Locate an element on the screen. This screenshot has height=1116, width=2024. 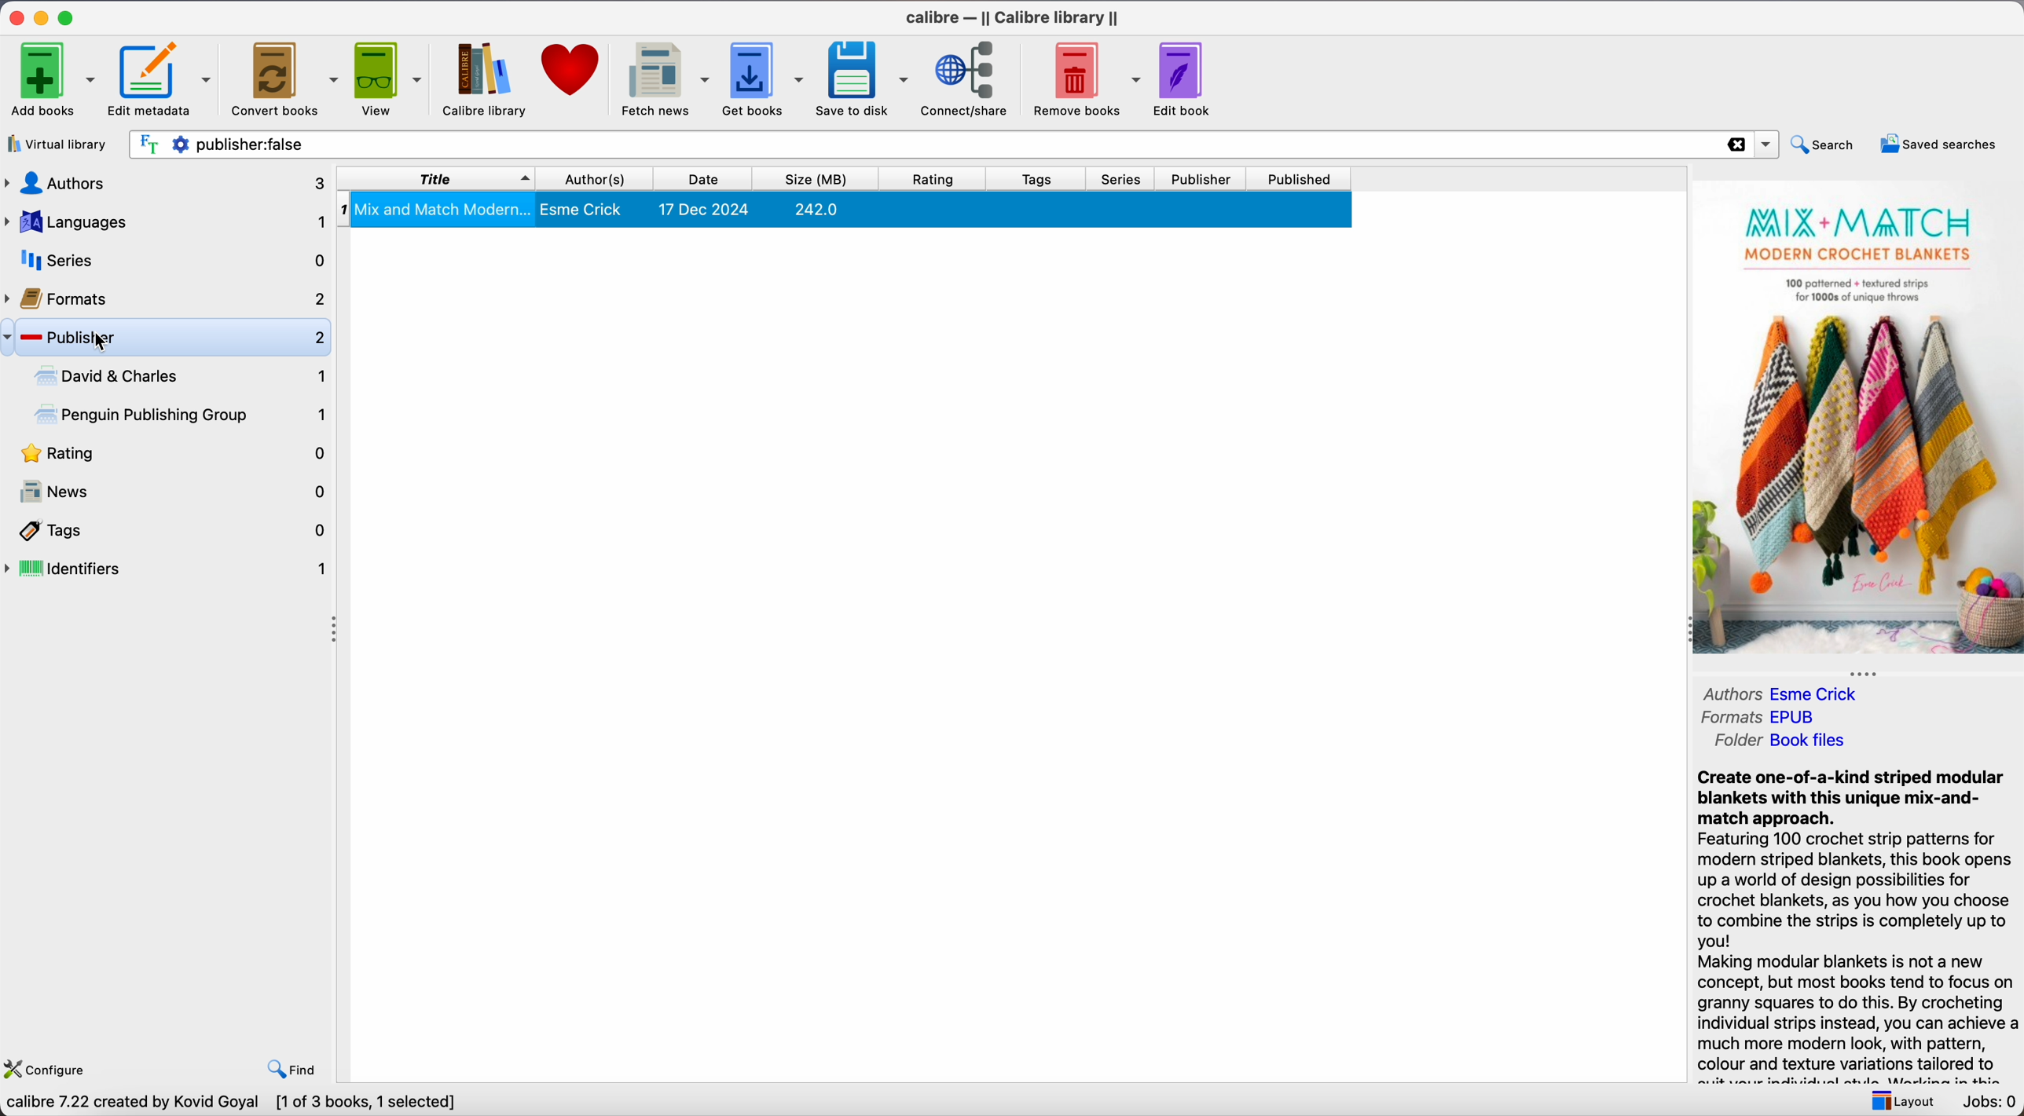
folder Book files is located at coordinates (1782, 741).